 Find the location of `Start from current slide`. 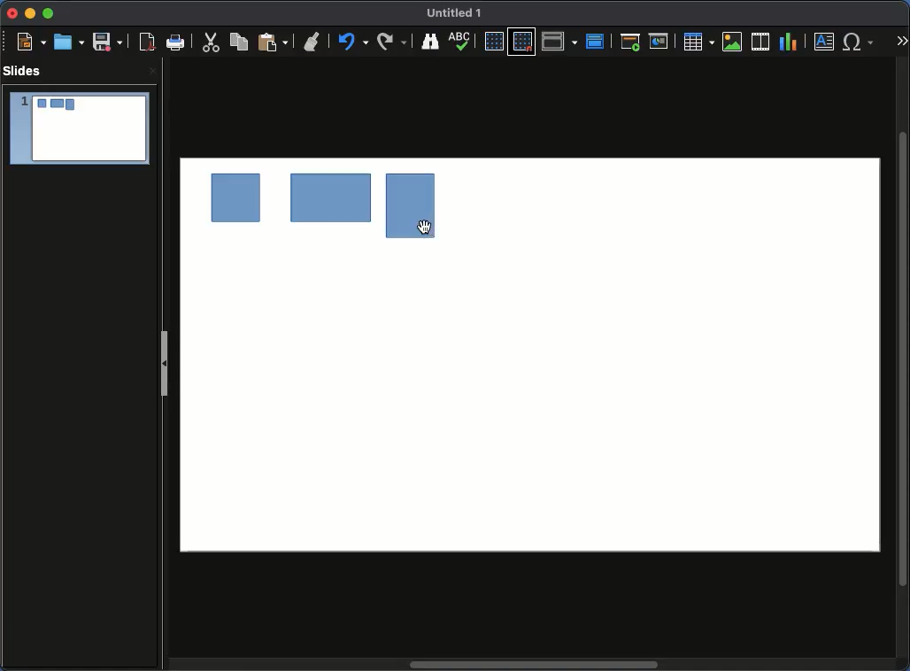

Start from current slide is located at coordinates (659, 42).